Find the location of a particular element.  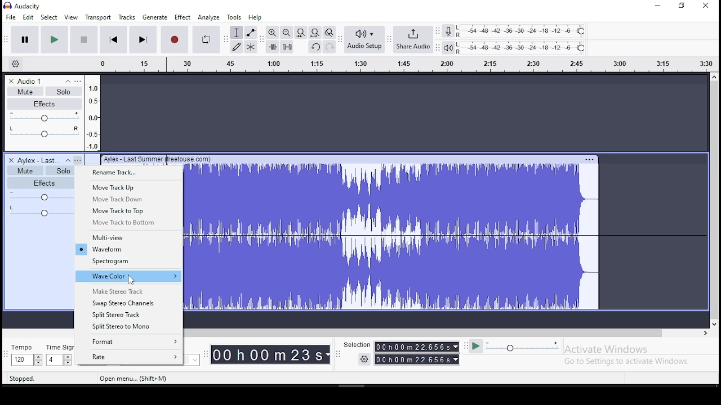

open menu is located at coordinates (393, 65).